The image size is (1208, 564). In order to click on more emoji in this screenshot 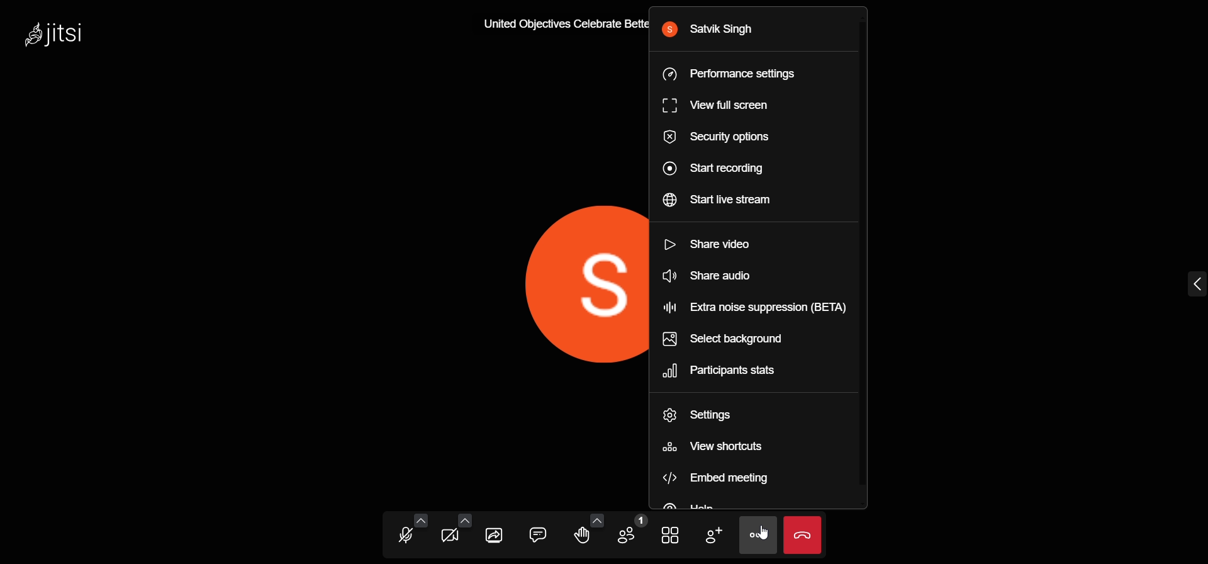, I will do `click(596, 519)`.